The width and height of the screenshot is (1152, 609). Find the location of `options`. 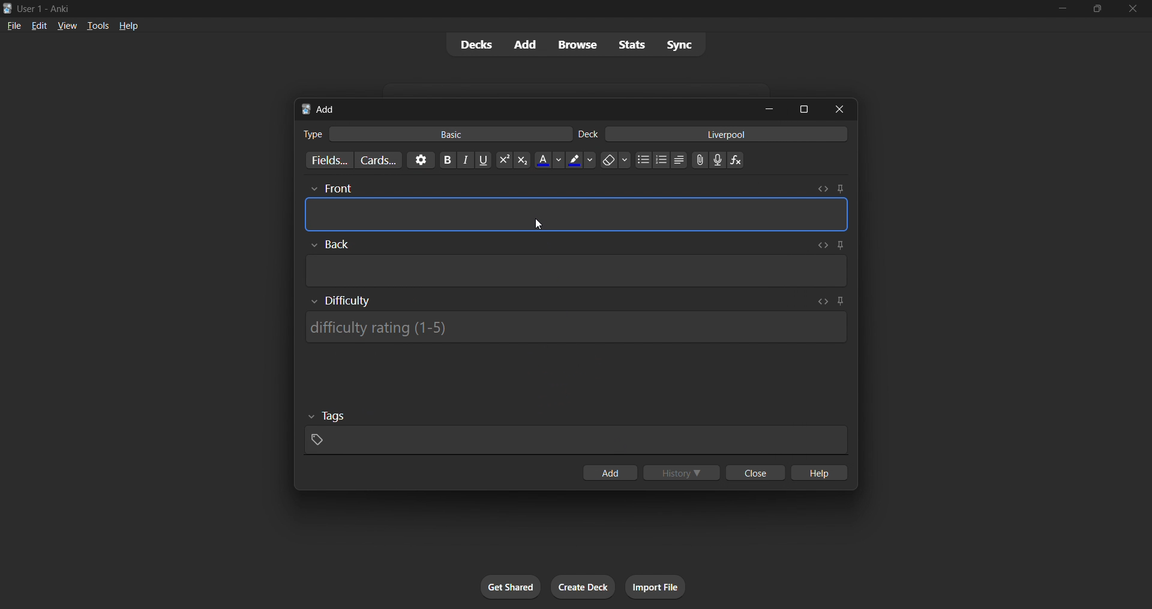

options is located at coordinates (421, 160).